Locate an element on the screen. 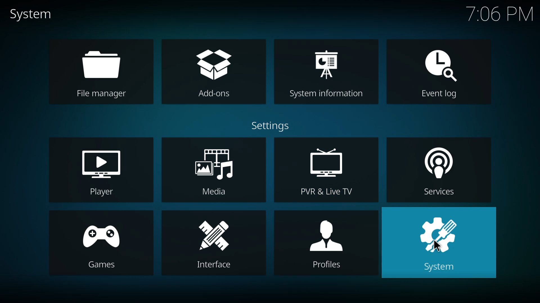 This screenshot has width=540, height=303. file manager is located at coordinates (102, 73).